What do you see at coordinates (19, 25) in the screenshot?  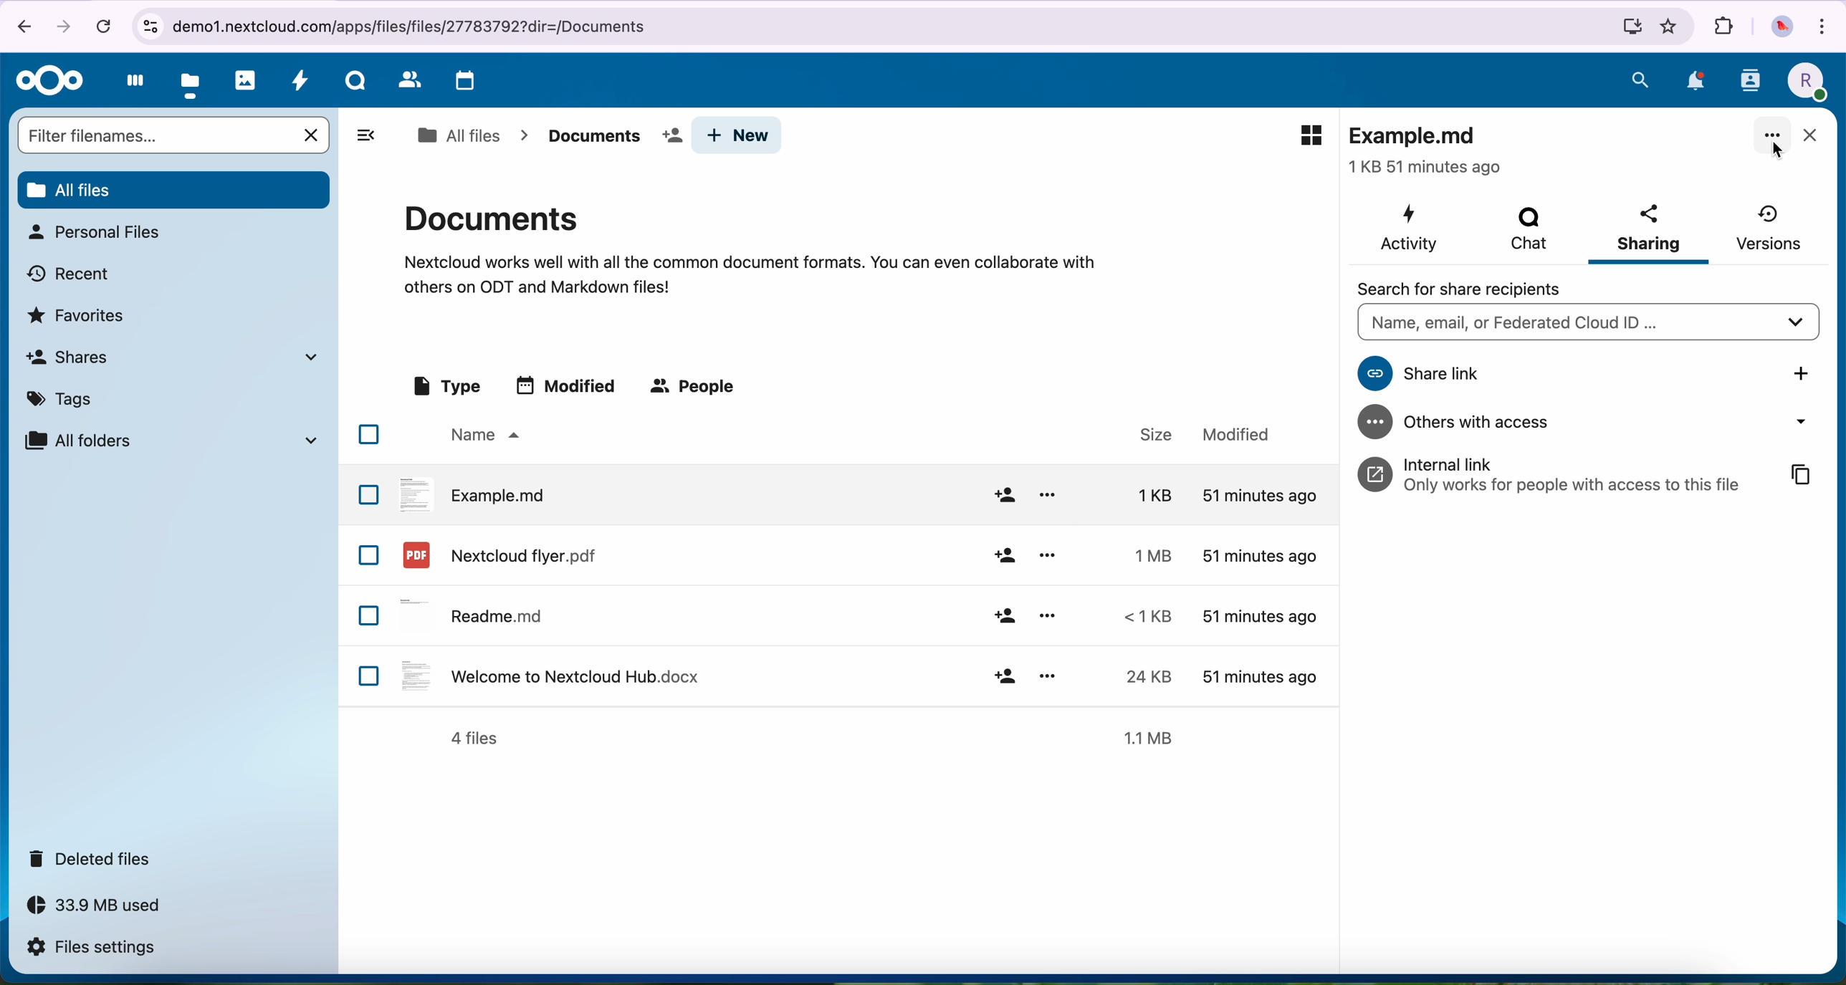 I see `navigate back` at bounding box center [19, 25].